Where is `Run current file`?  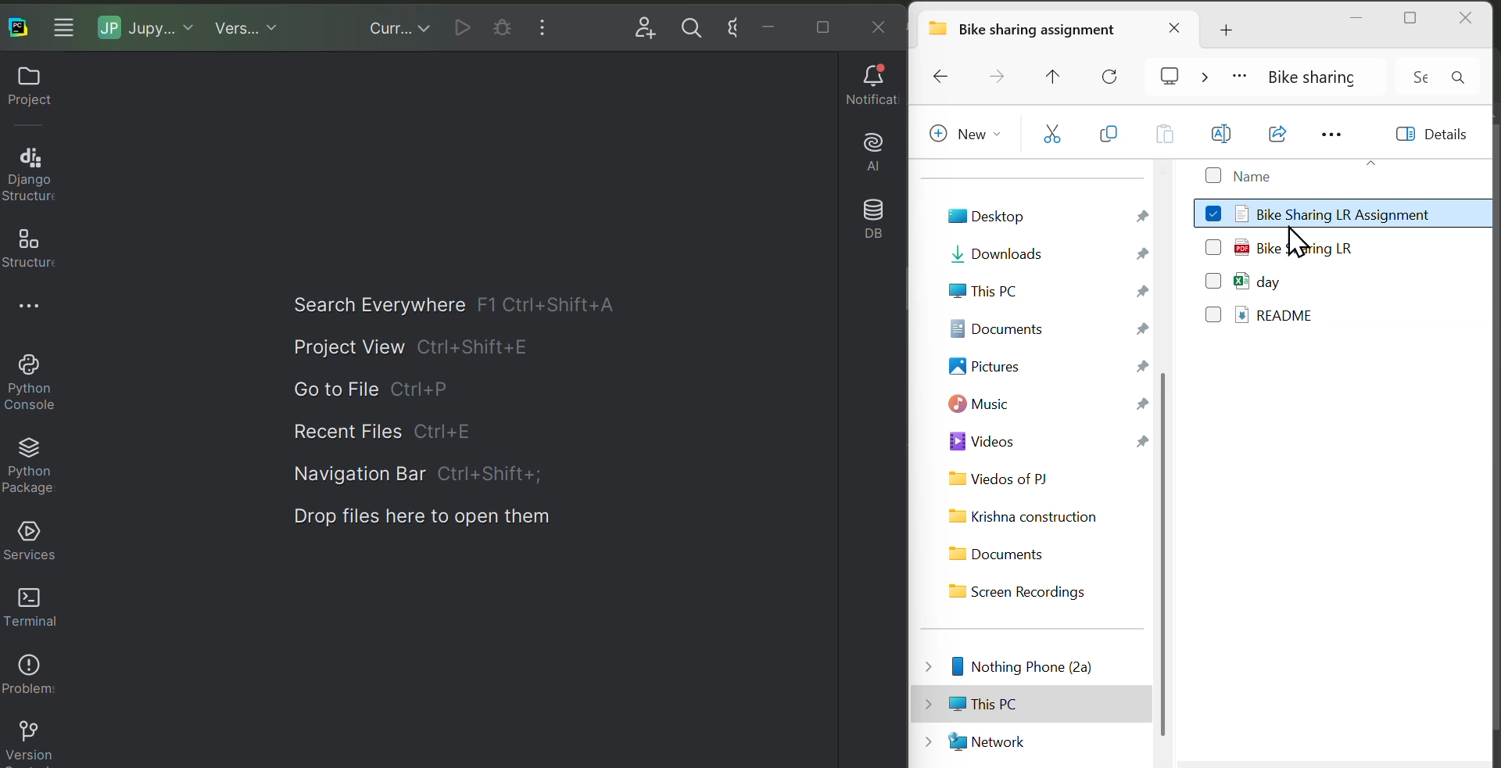
Run current file is located at coordinates (462, 24).